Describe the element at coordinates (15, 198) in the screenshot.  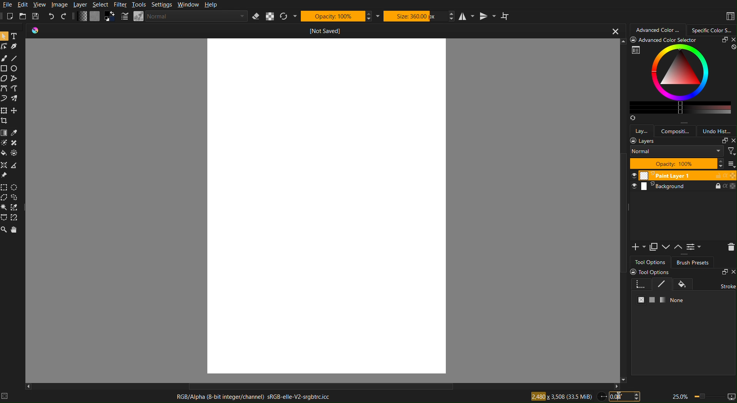
I see `Lasso (Freehand) Selection Tool` at that location.